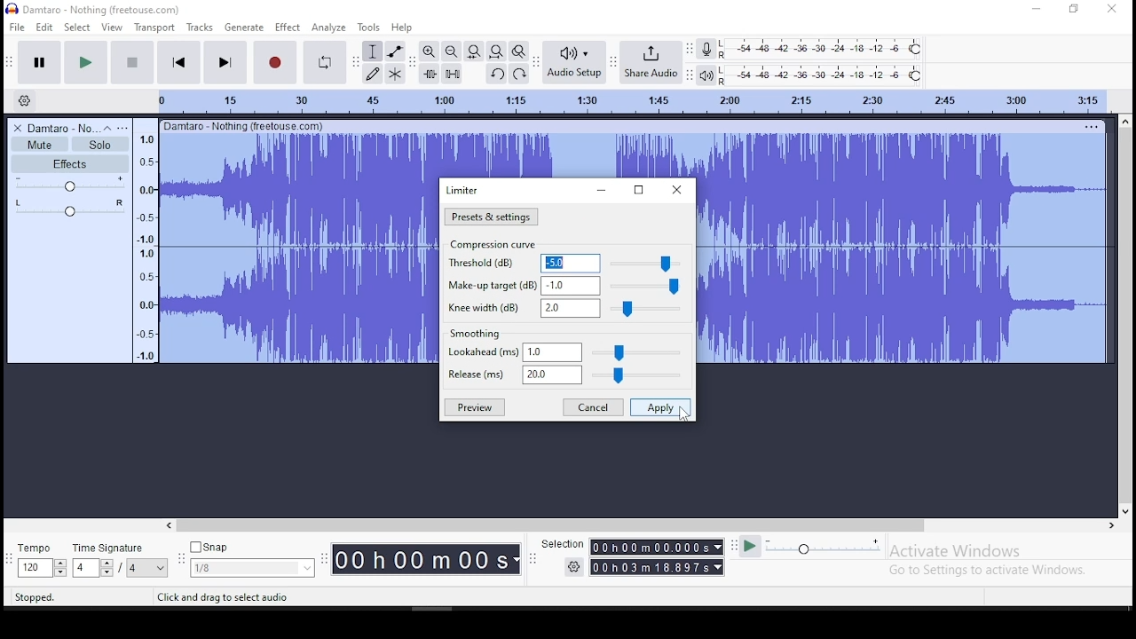 This screenshot has width=1136, height=639. What do you see at coordinates (604, 190) in the screenshot?
I see `minimize` at bounding box center [604, 190].